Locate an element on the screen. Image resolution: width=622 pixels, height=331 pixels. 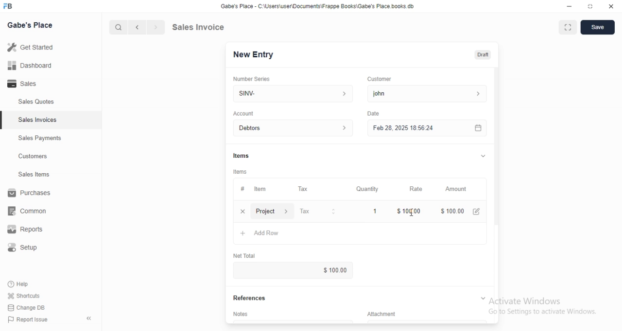
Sales Invoice is located at coordinates (204, 27).